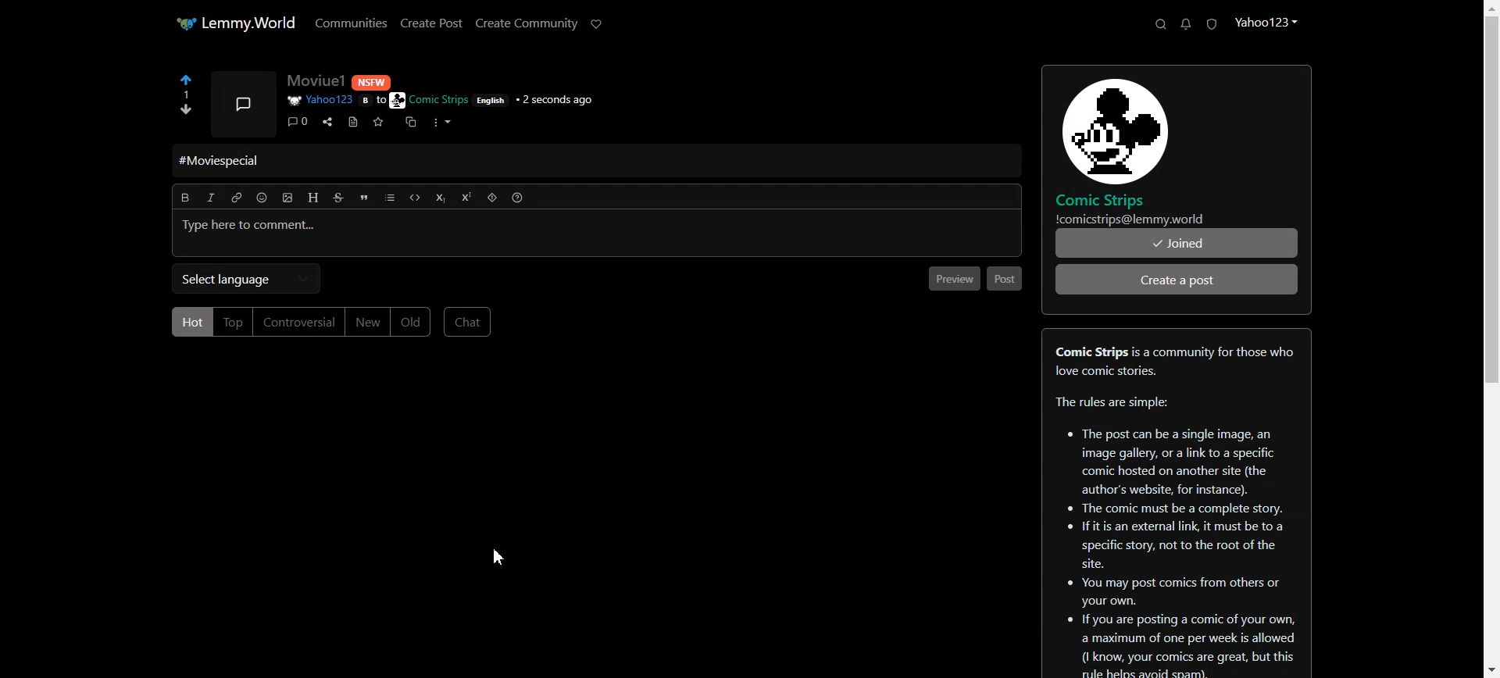 The width and height of the screenshot is (1500, 678). I want to click on Spoiler, so click(493, 198).